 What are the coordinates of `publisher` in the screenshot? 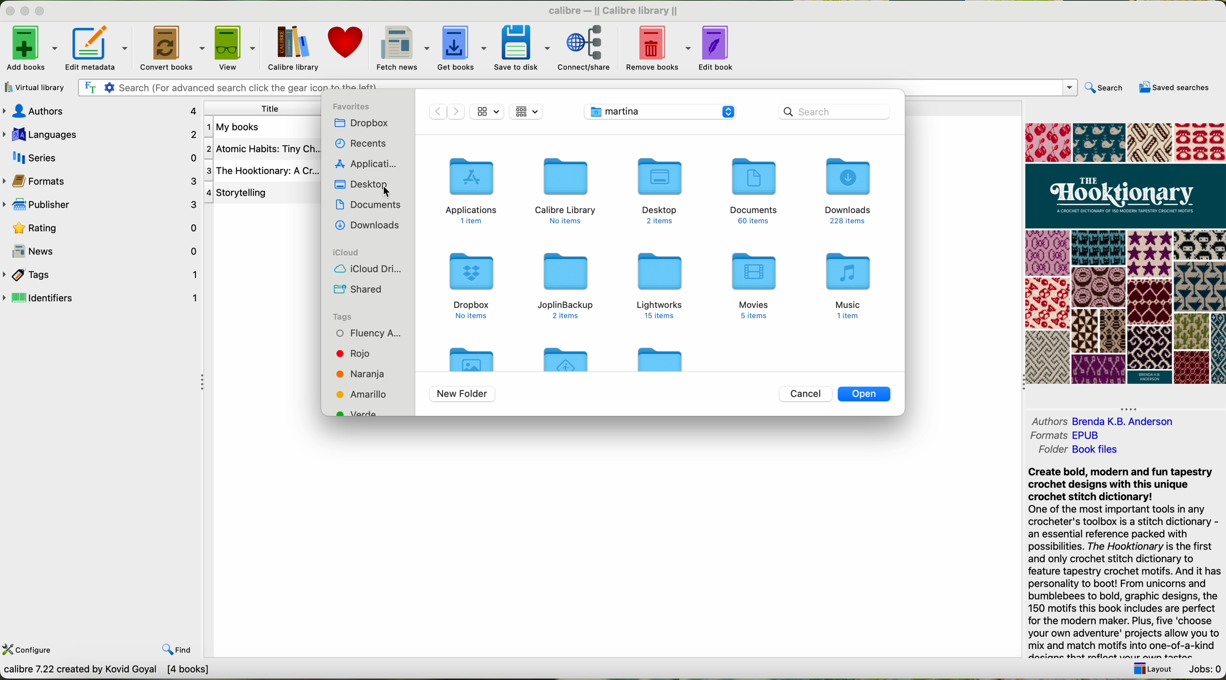 It's located at (100, 205).